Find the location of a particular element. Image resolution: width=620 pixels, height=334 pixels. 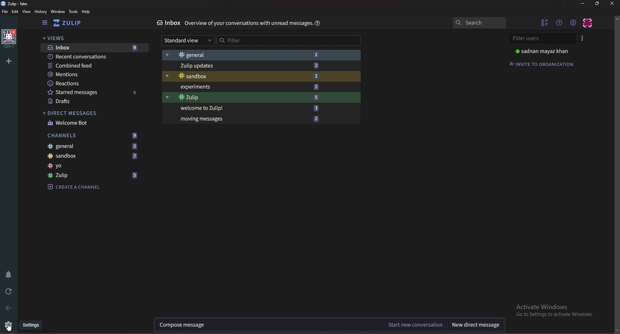

Enable do not disturb is located at coordinates (9, 275).